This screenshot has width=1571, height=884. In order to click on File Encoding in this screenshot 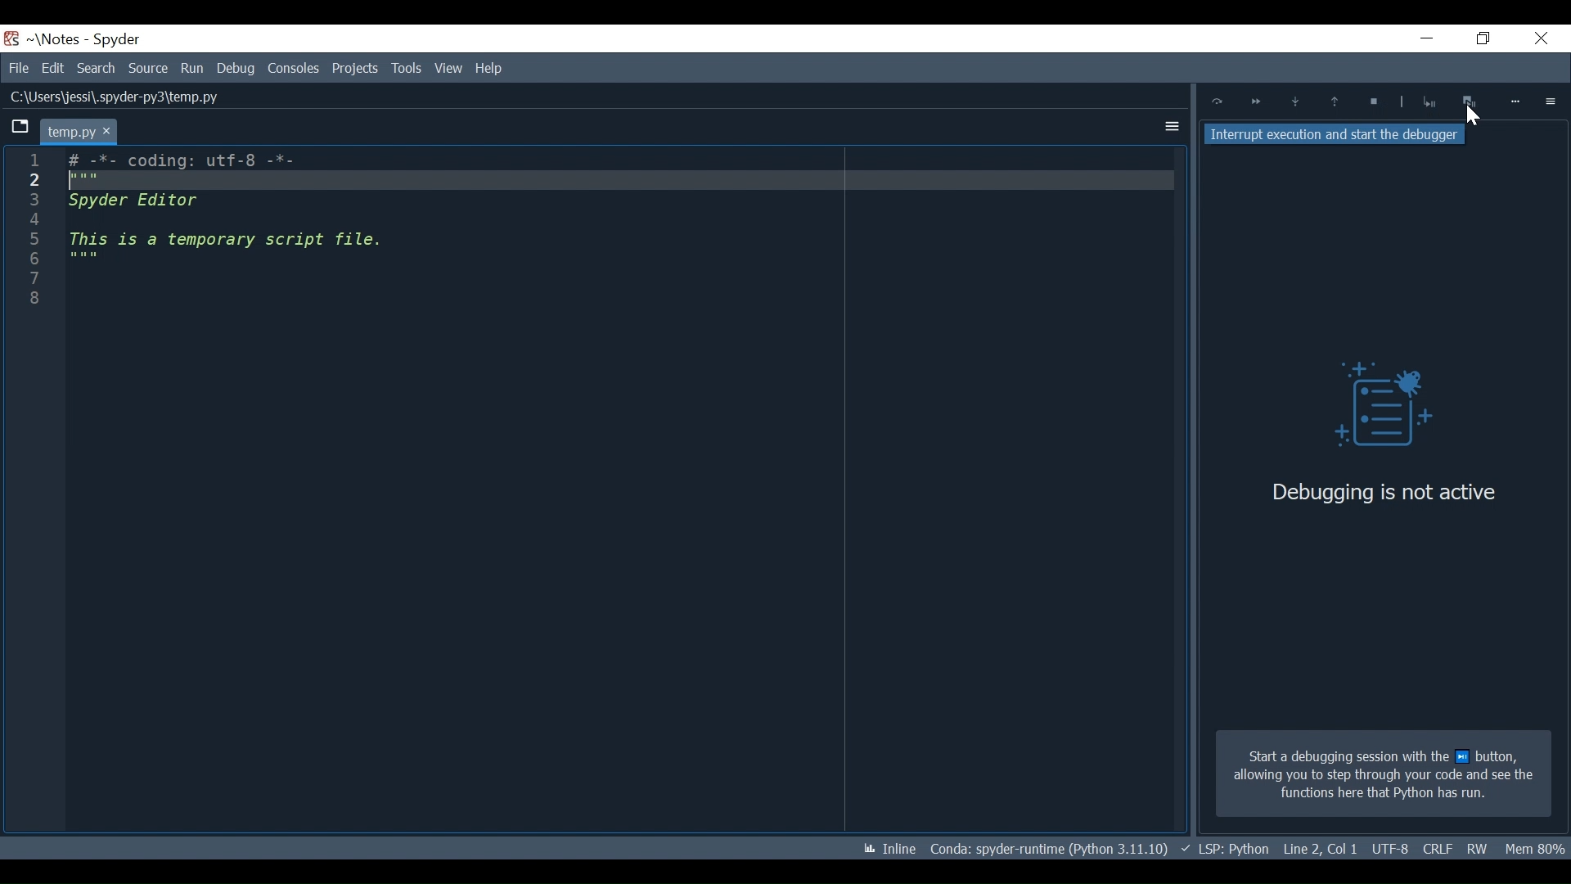, I will do `click(1437, 850)`.